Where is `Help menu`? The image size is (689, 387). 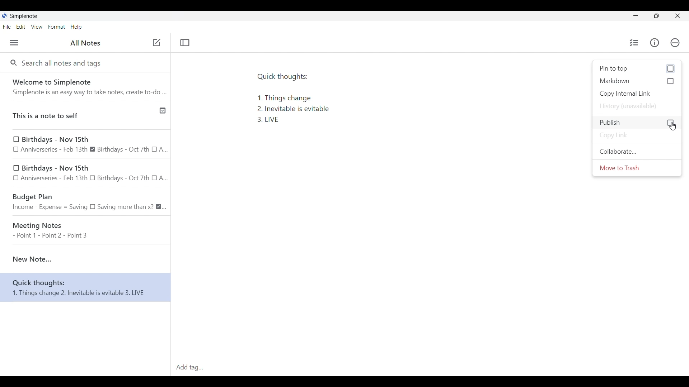
Help menu is located at coordinates (76, 27).